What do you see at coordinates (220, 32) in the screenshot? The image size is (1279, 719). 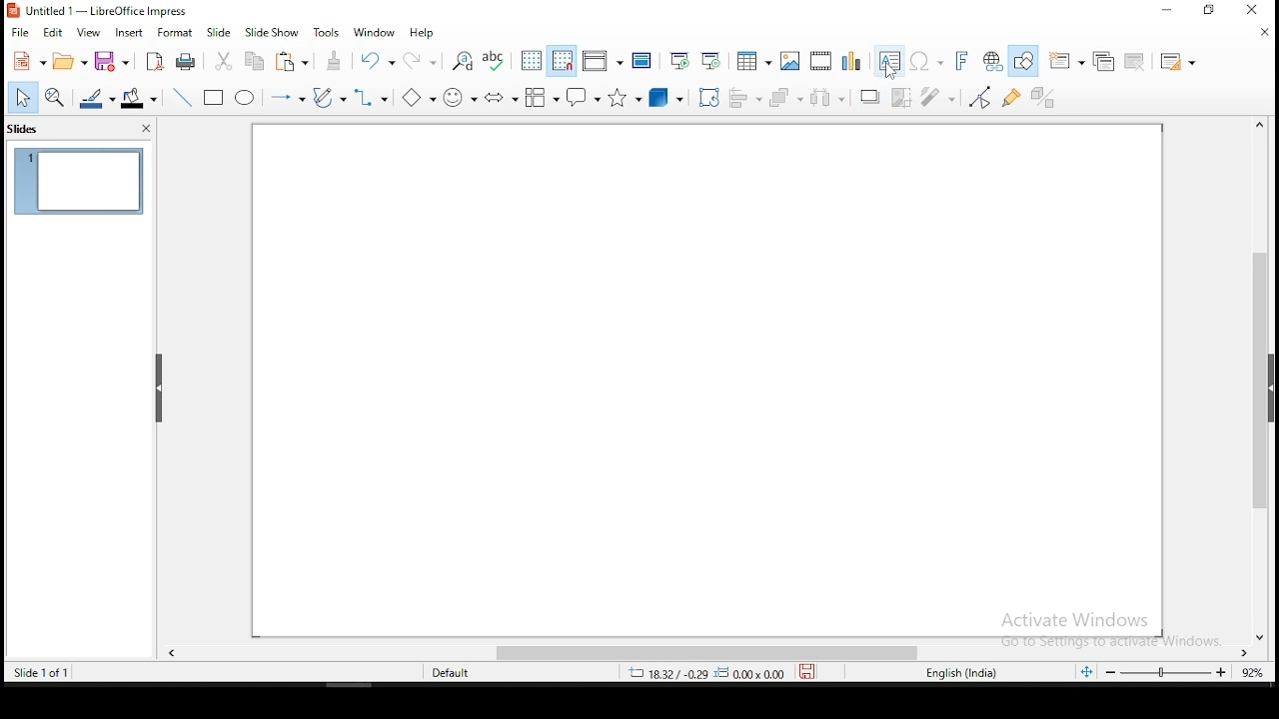 I see `slide show` at bounding box center [220, 32].